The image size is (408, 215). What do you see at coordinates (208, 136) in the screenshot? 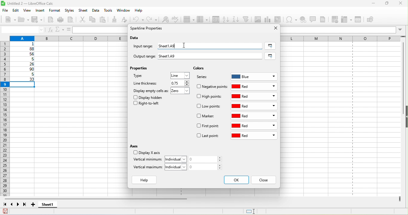
I see `last point` at bounding box center [208, 136].